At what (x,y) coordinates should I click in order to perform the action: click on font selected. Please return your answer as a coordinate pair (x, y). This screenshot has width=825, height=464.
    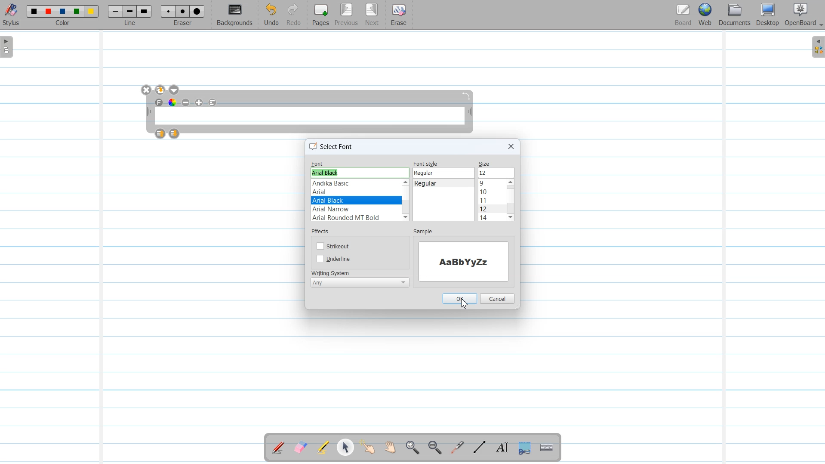
    Looking at the image, I should click on (327, 173).